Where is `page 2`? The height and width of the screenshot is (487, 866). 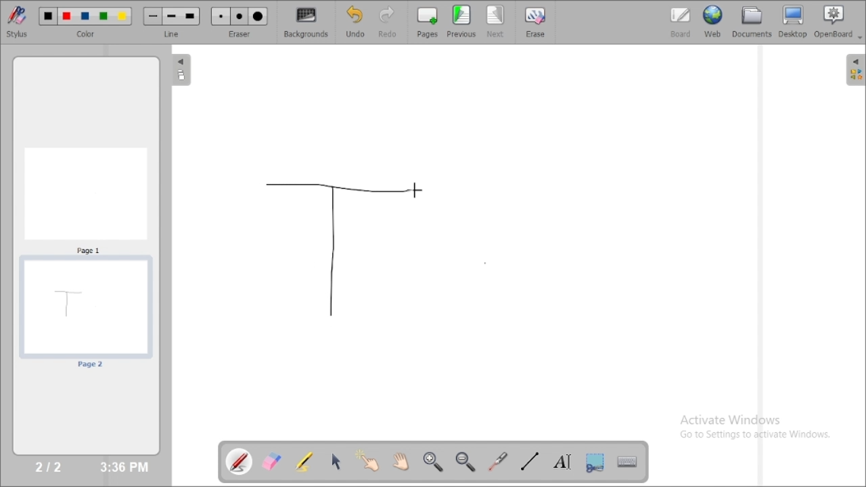
page 2 is located at coordinates (85, 314).